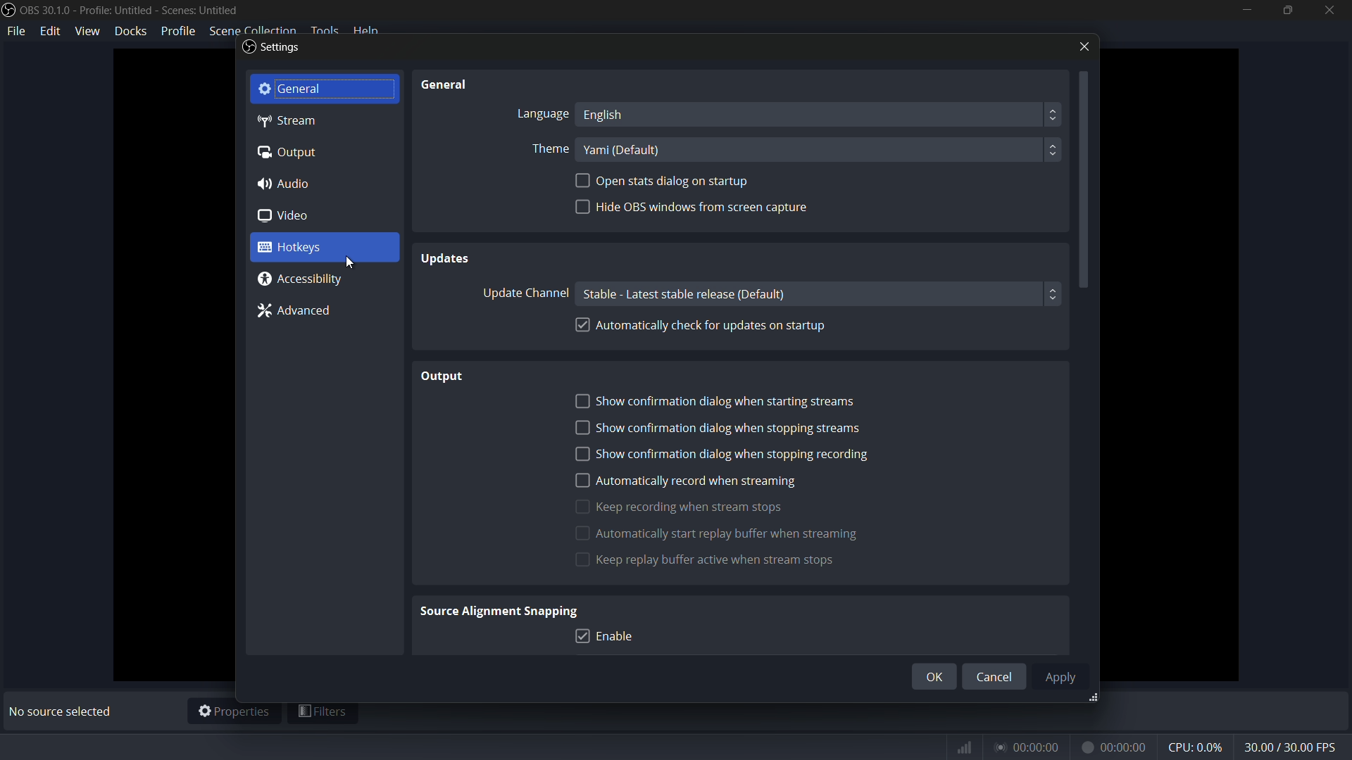 The height and width of the screenshot is (760, 1352). What do you see at coordinates (1051, 296) in the screenshot?
I see `up/down botton` at bounding box center [1051, 296].